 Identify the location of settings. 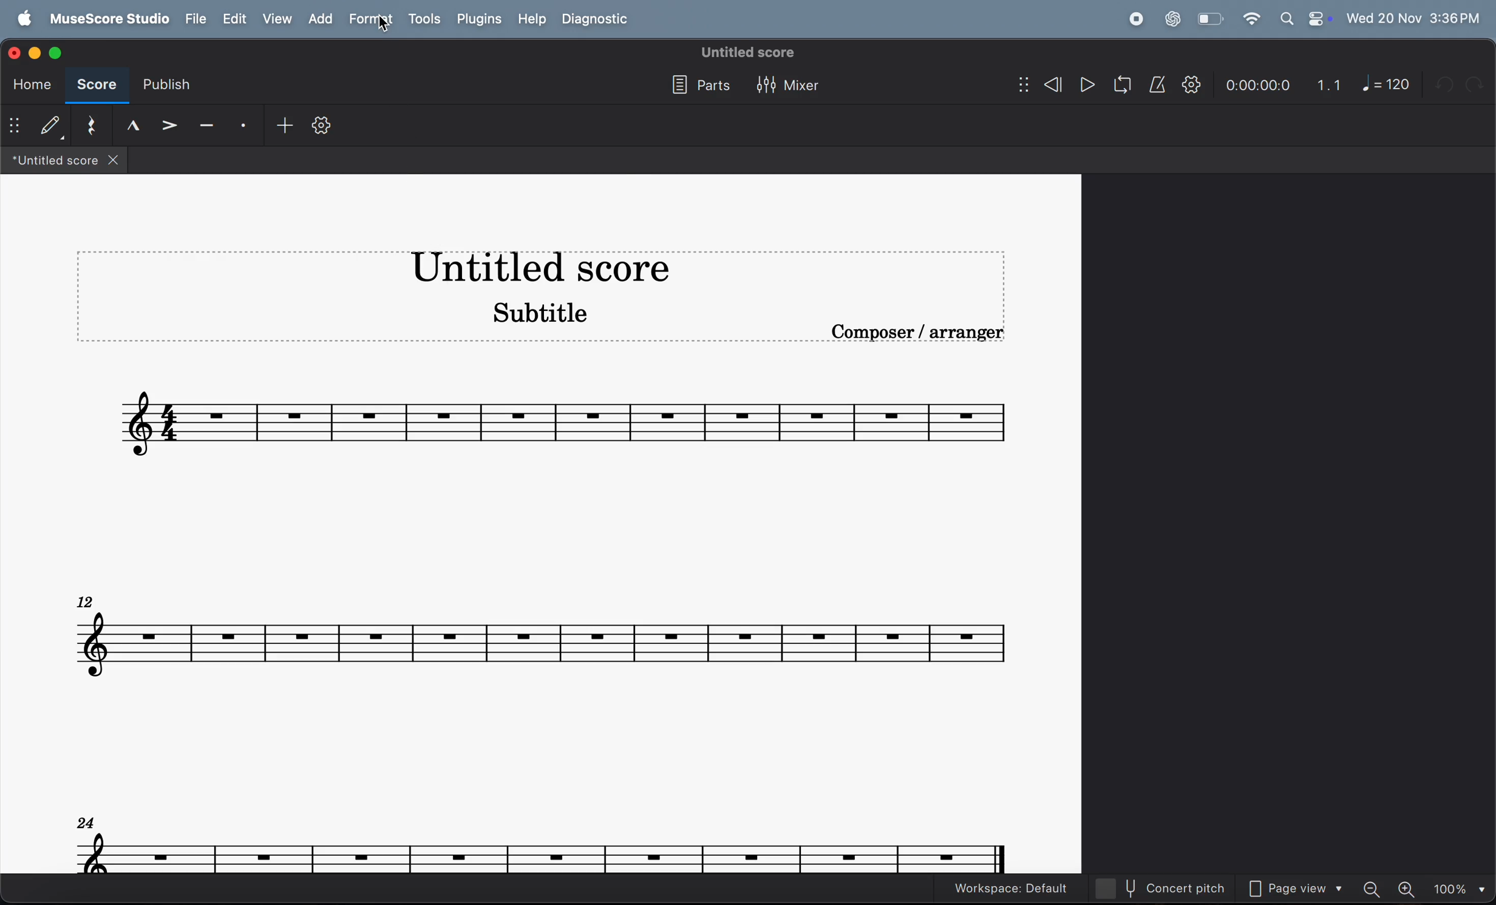
(1191, 85).